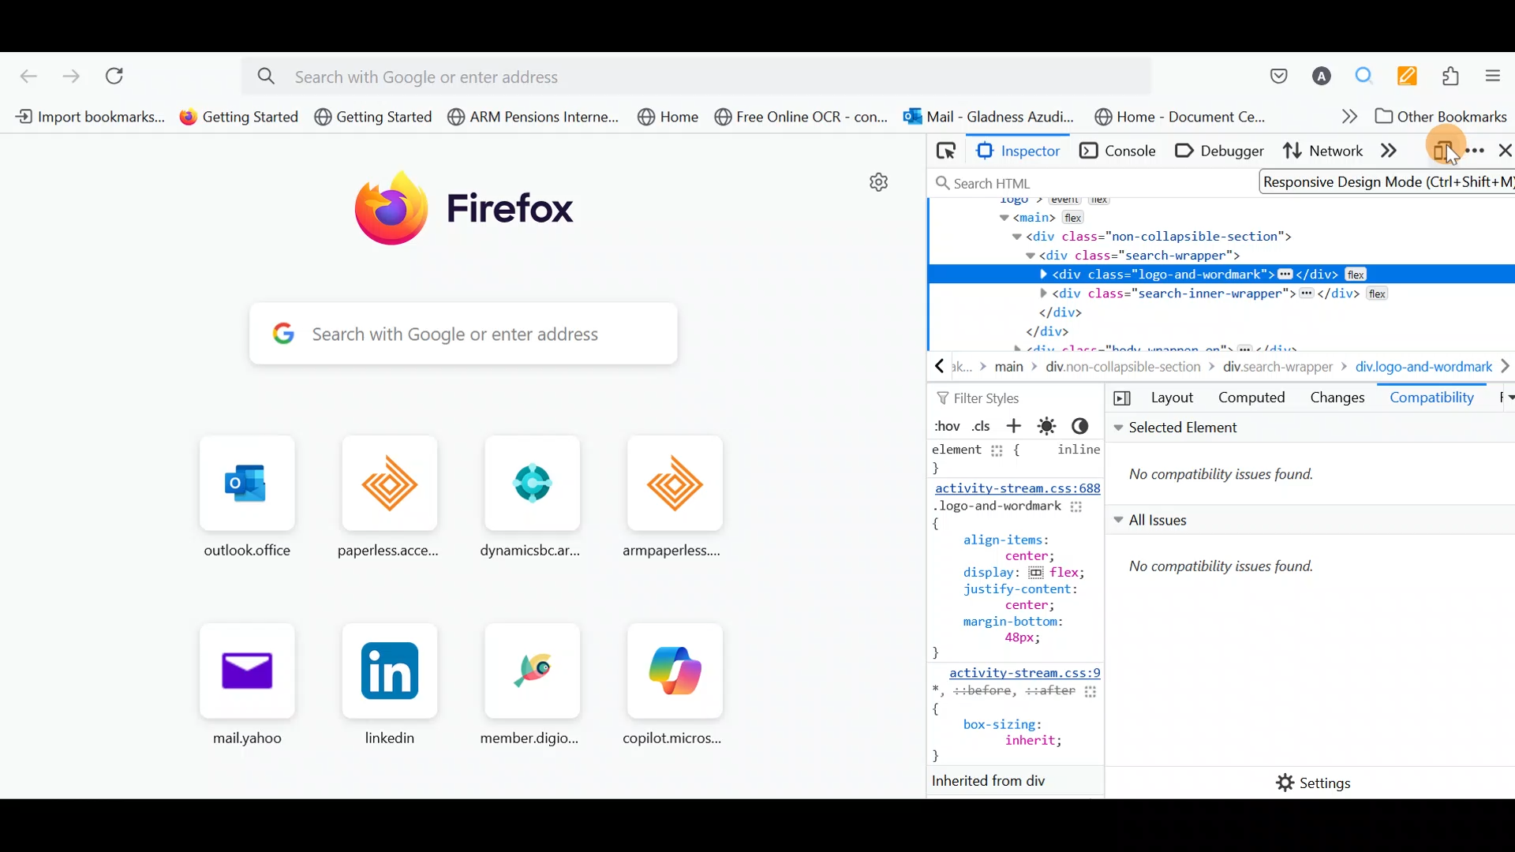 The height and width of the screenshot is (852, 1515). Describe the element at coordinates (120, 74) in the screenshot. I see `Reload current page` at that location.